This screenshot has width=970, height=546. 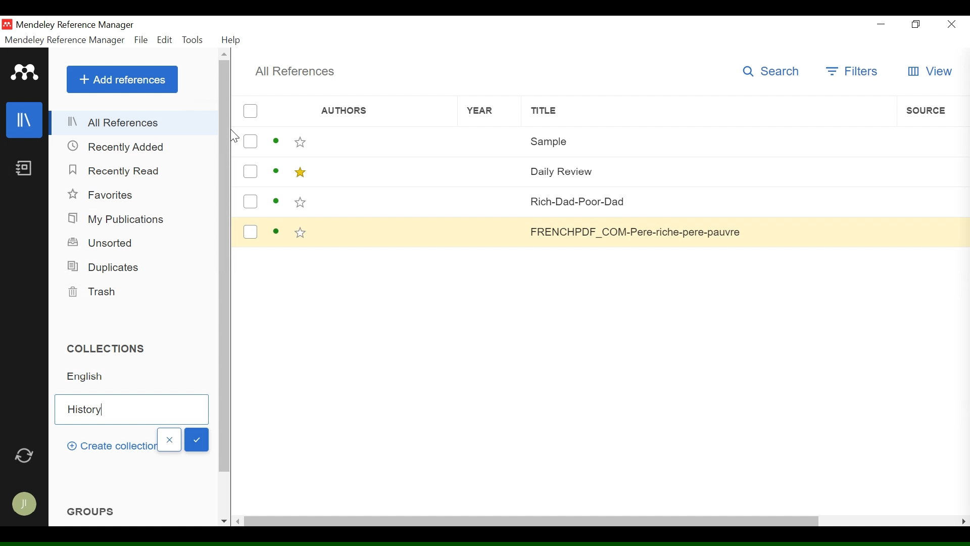 I want to click on OK, so click(x=197, y=440).